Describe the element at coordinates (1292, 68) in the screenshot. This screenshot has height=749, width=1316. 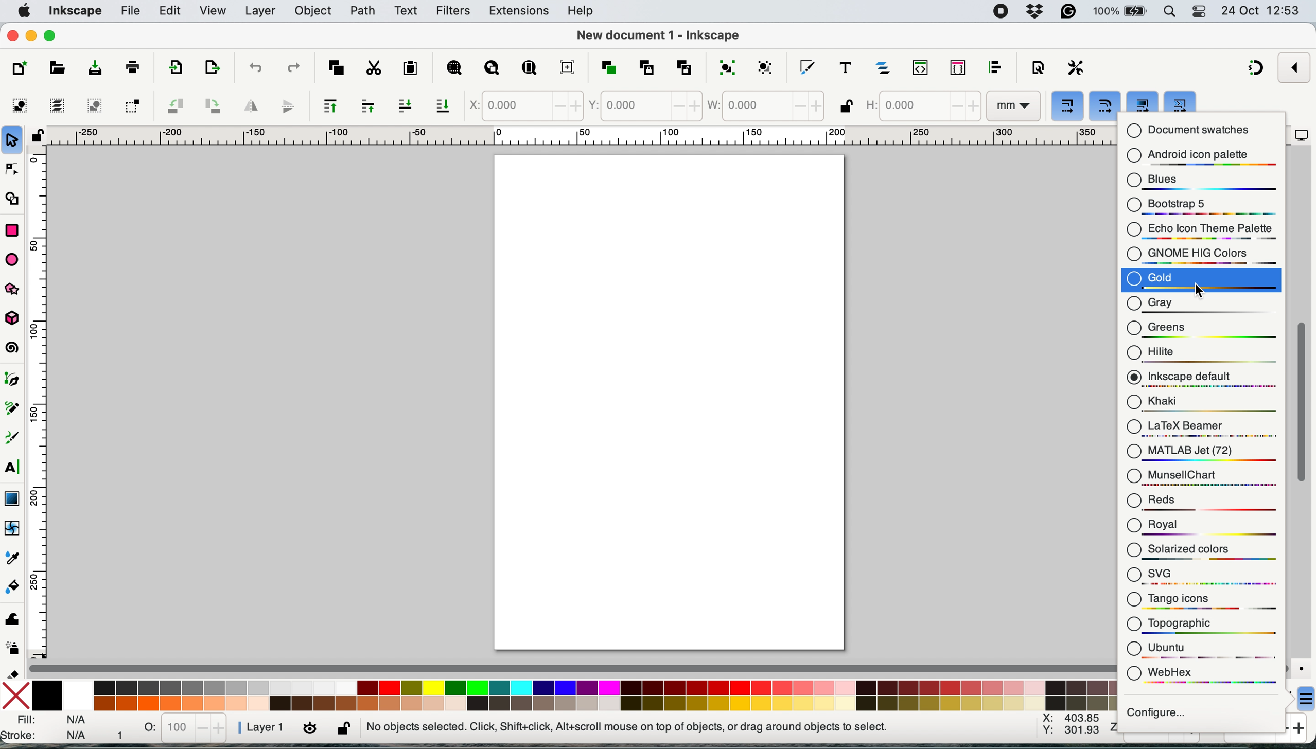
I see `enable snapping` at that location.